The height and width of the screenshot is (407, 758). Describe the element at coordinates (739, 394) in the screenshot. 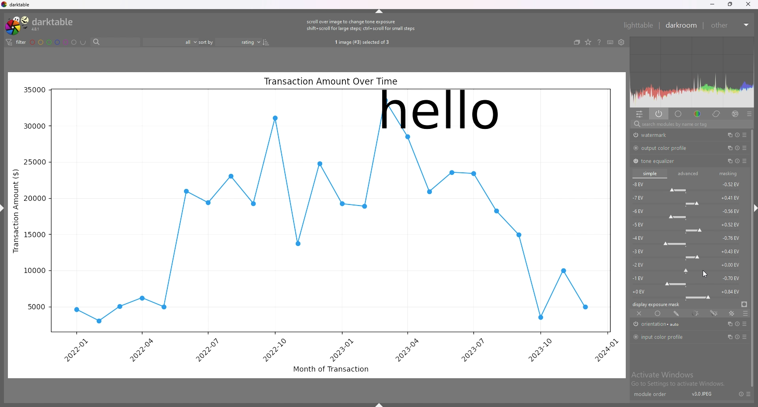

I see `reset` at that location.